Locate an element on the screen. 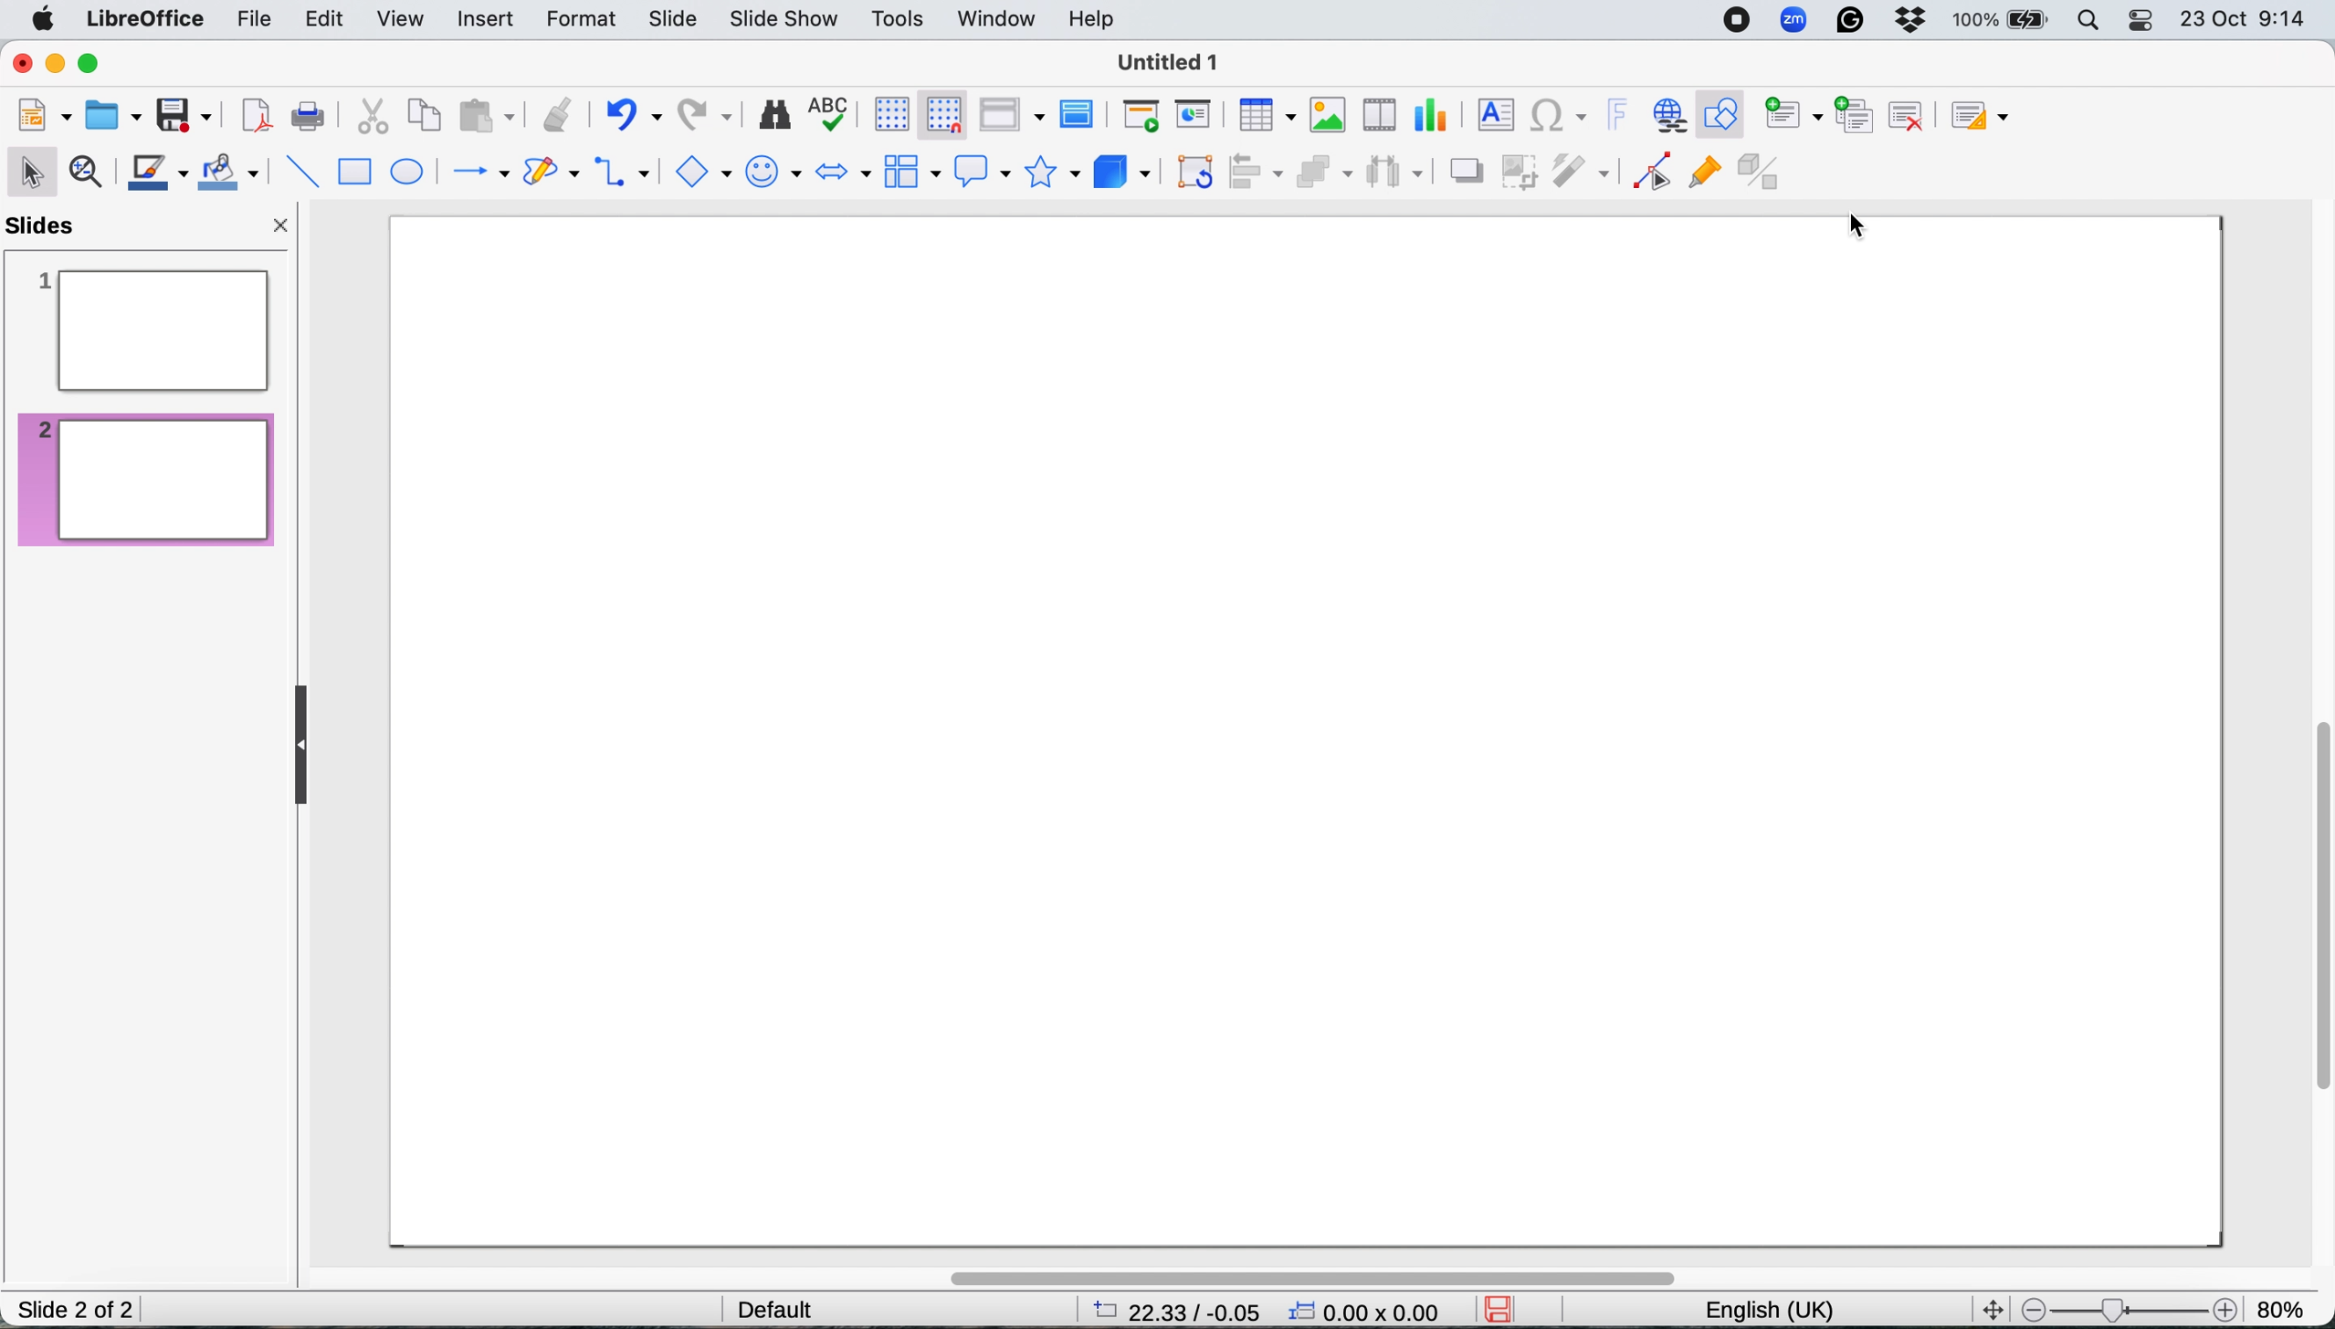 This screenshot has width=2335, height=1329. insert hyperlink is located at coordinates (1670, 115).